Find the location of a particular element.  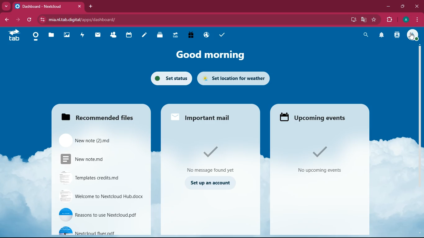

notifications is located at coordinates (381, 35).